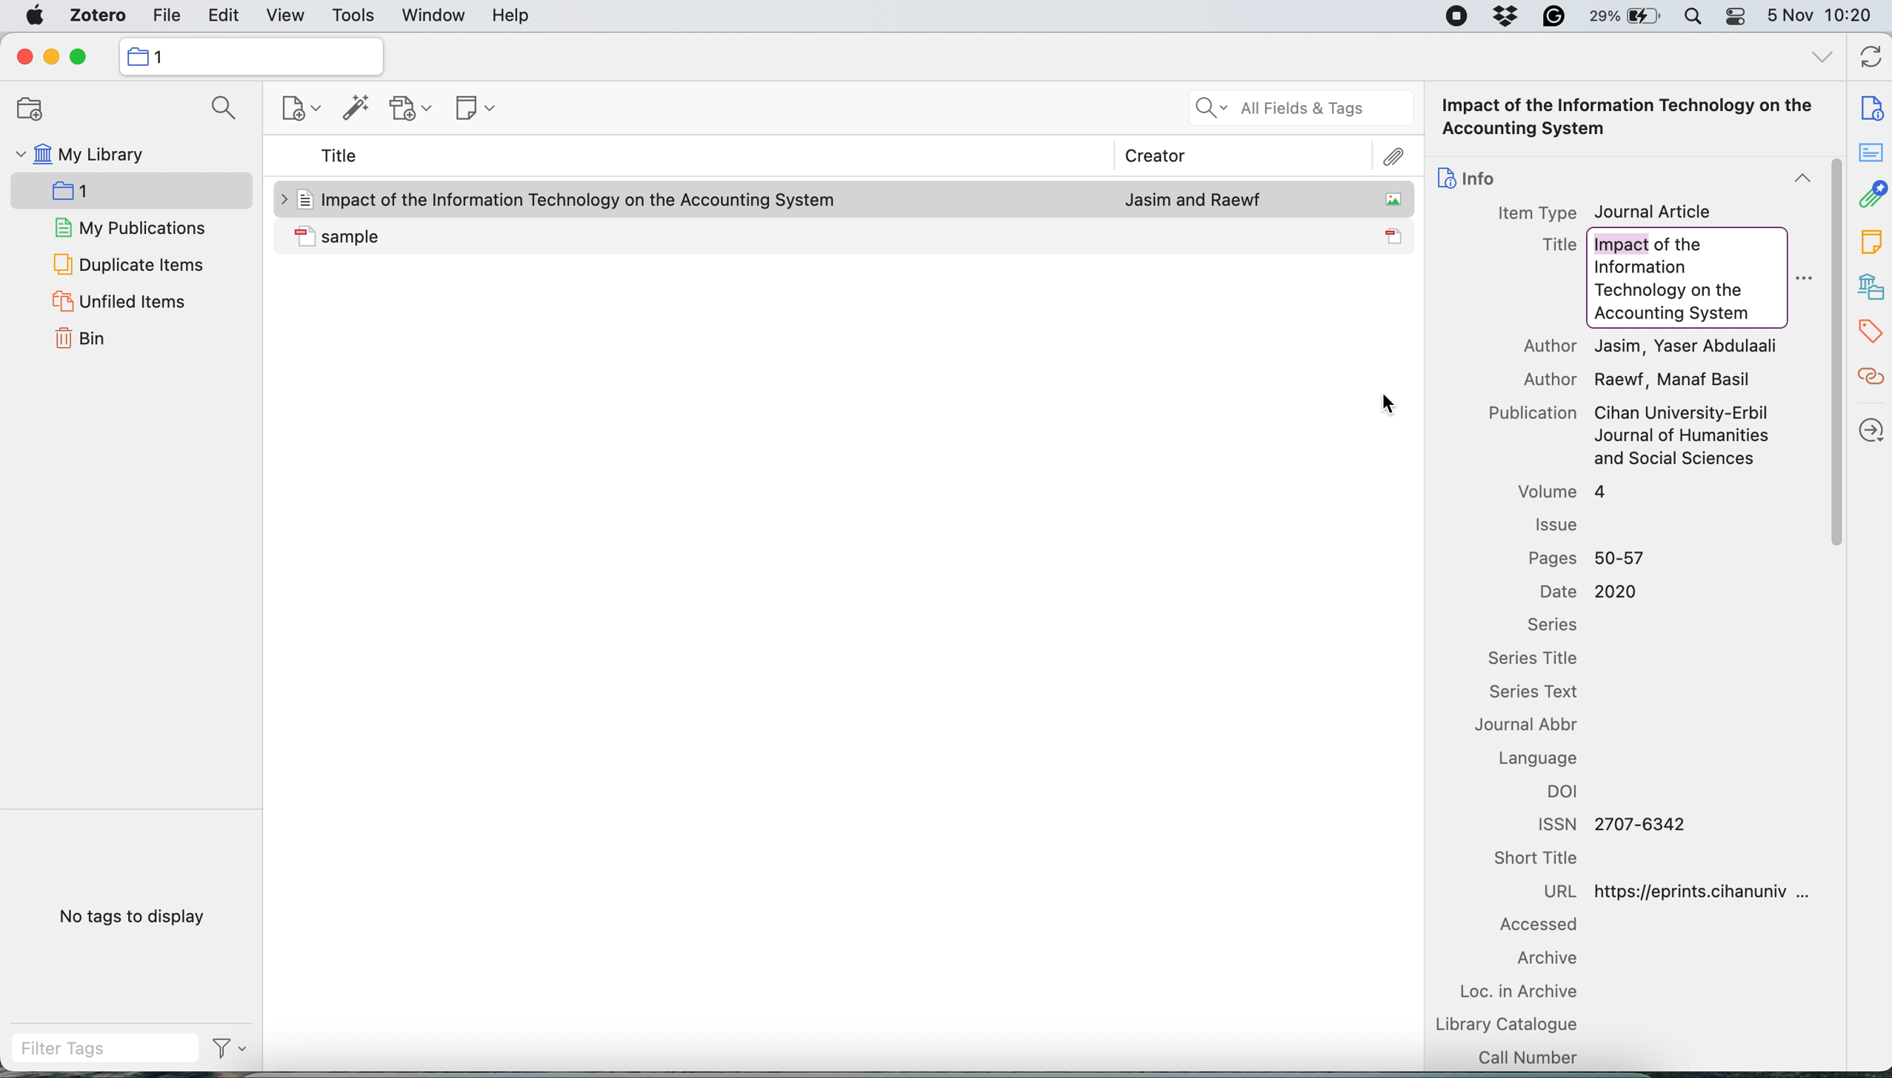 This screenshot has height=1078, width=1892. Describe the element at coordinates (227, 1048) in the screenshot. I see `filter tags` at that location.